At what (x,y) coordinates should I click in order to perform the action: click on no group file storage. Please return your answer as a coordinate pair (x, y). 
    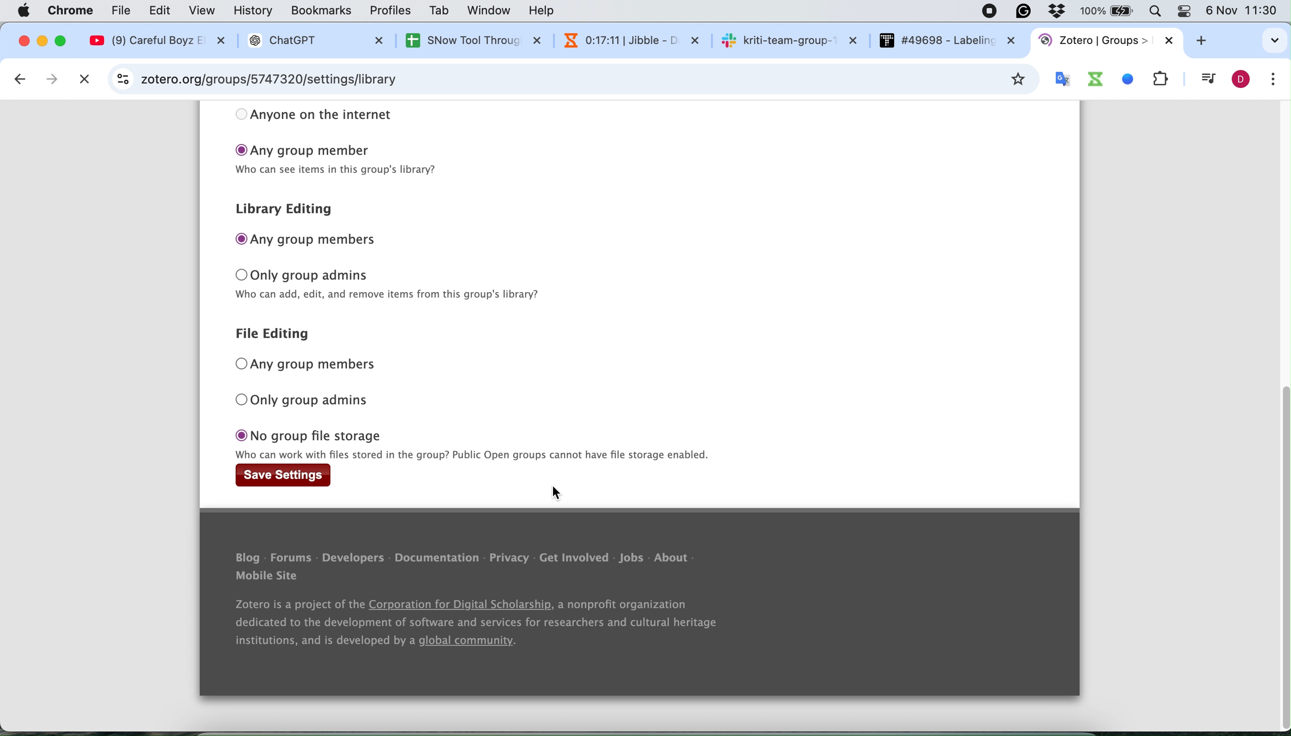
    Looking at the image, I should click on (311, 434).